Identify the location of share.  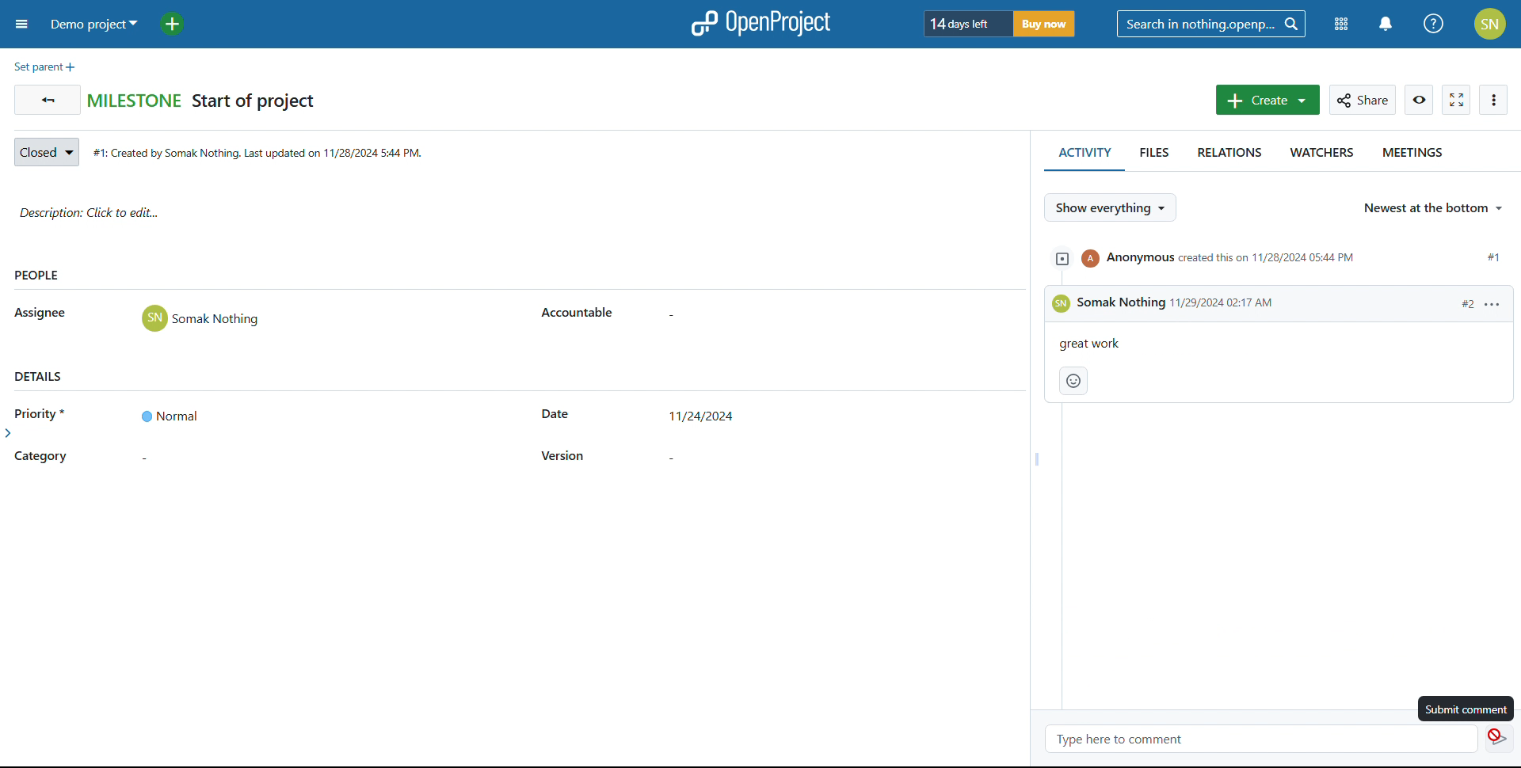
(1363, 101).